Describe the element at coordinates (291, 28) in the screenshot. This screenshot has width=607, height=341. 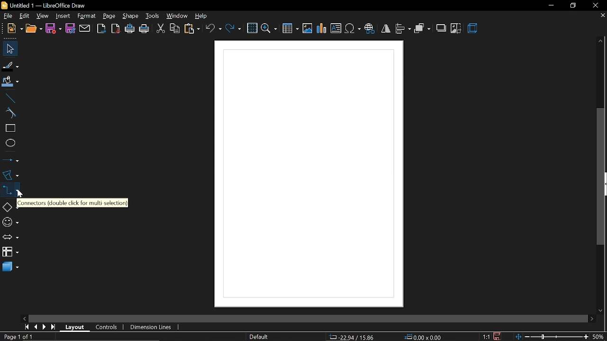
I see `Insert table` at that location.